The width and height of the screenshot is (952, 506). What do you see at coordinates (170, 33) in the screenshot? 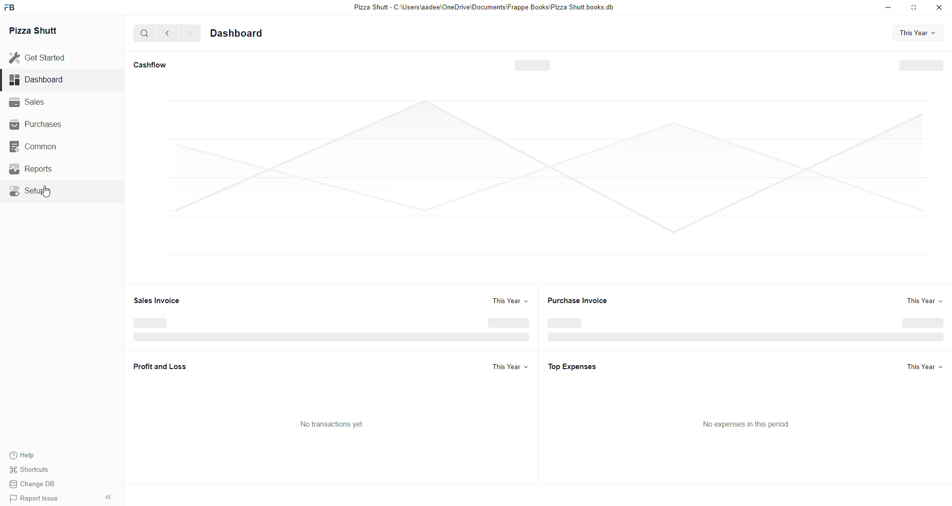
I see `go back ` at bounding box center [170, 33].